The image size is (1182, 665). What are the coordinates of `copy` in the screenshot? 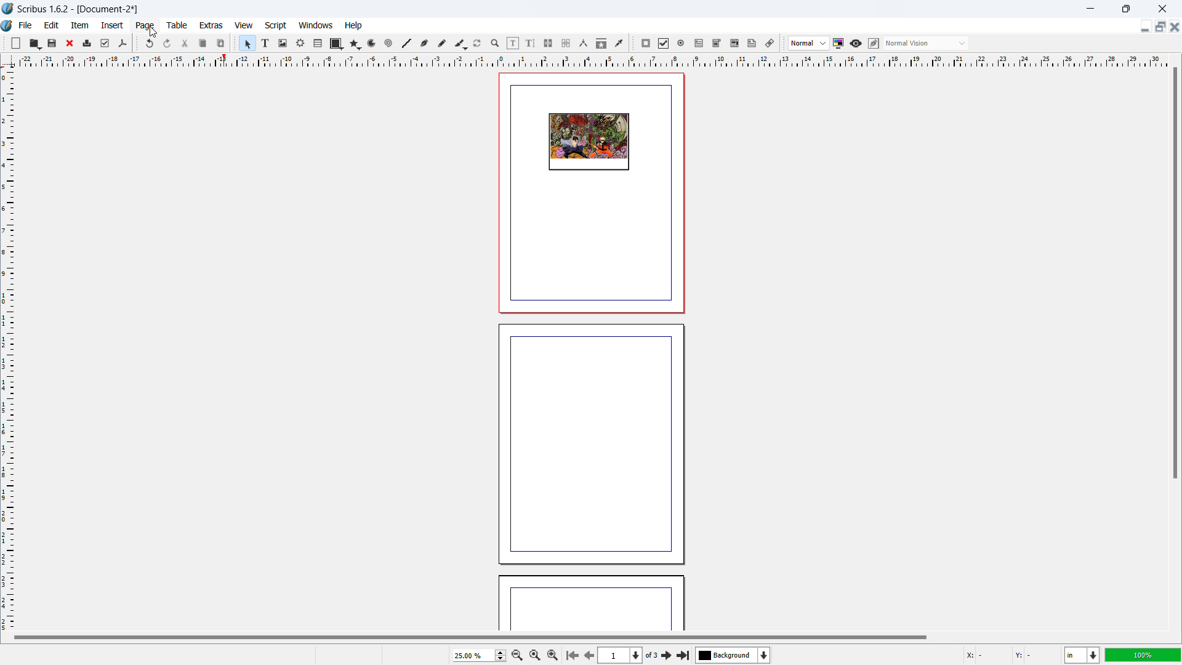 It's located at (204, 43).